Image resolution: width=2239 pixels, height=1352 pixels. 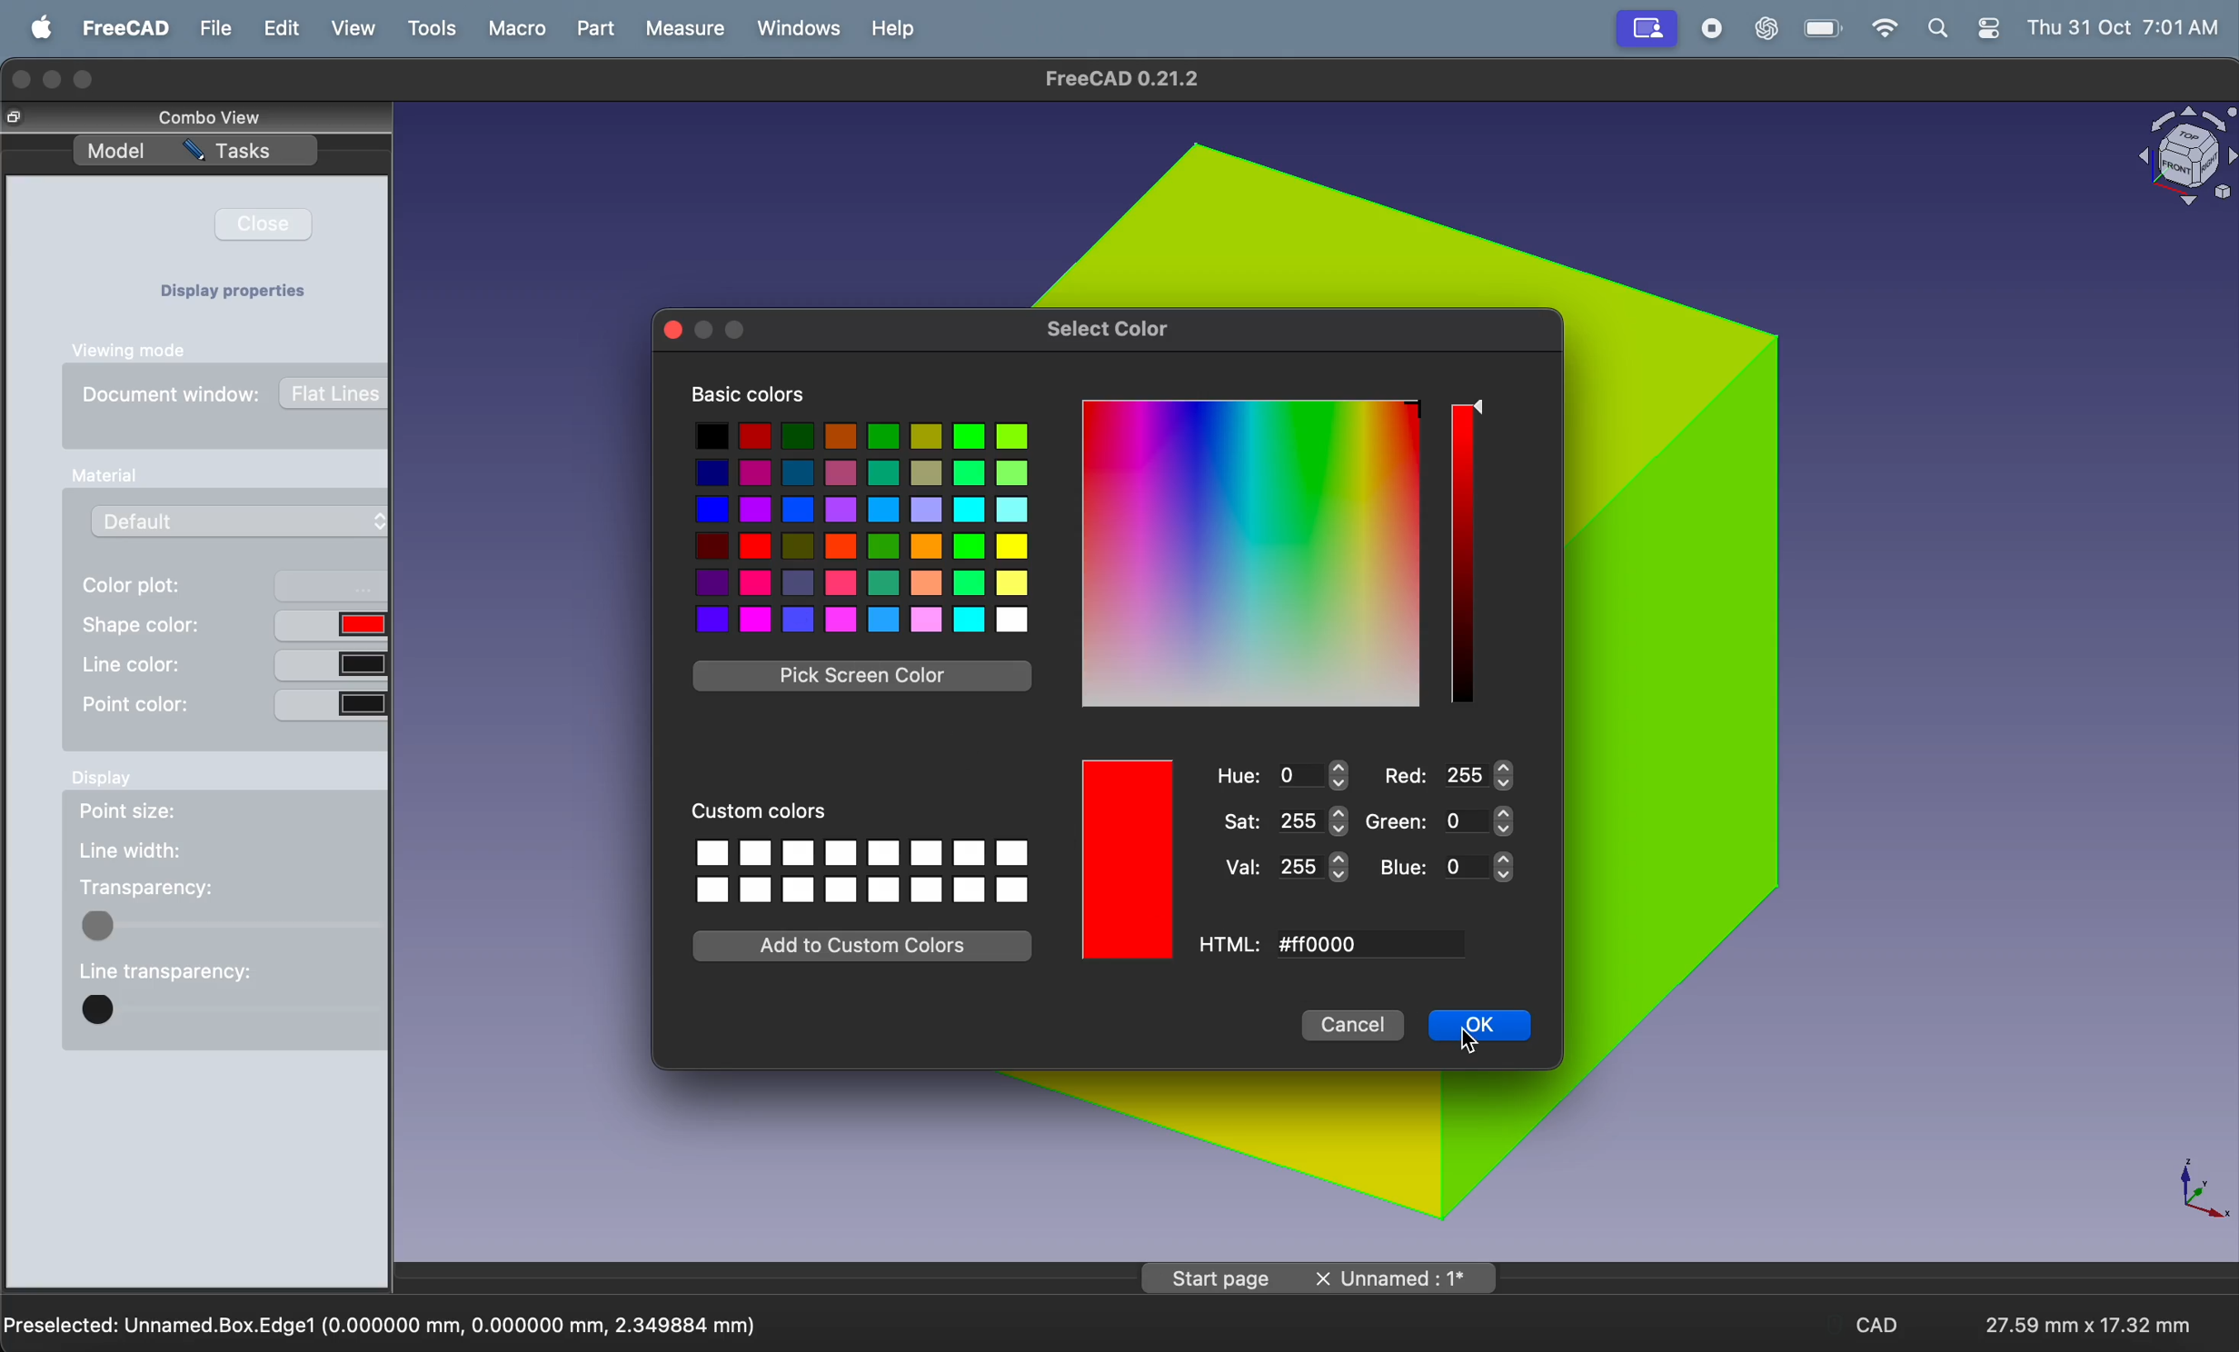 I want to click on windows, so click(x=797, y=28).